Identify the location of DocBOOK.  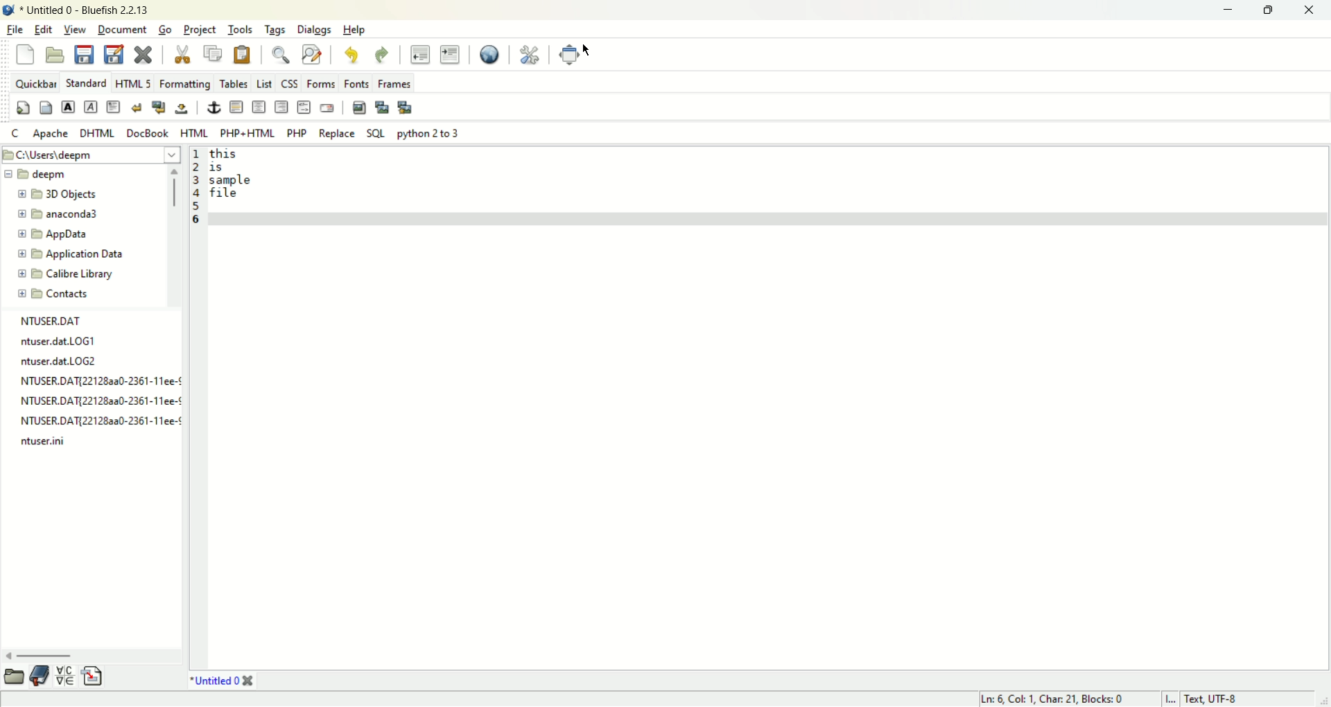
(148, 132).